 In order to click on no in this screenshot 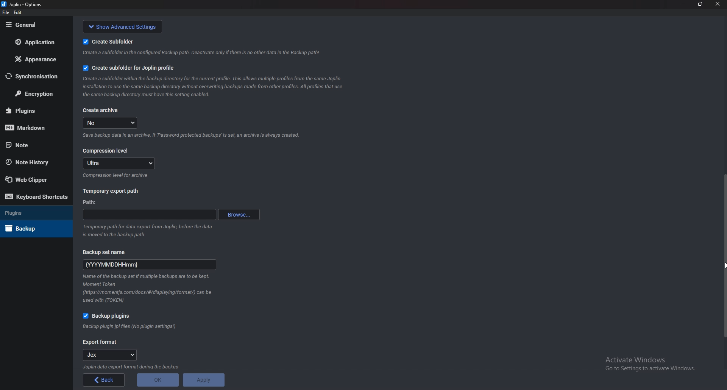, I will do `click(112, 122)`.